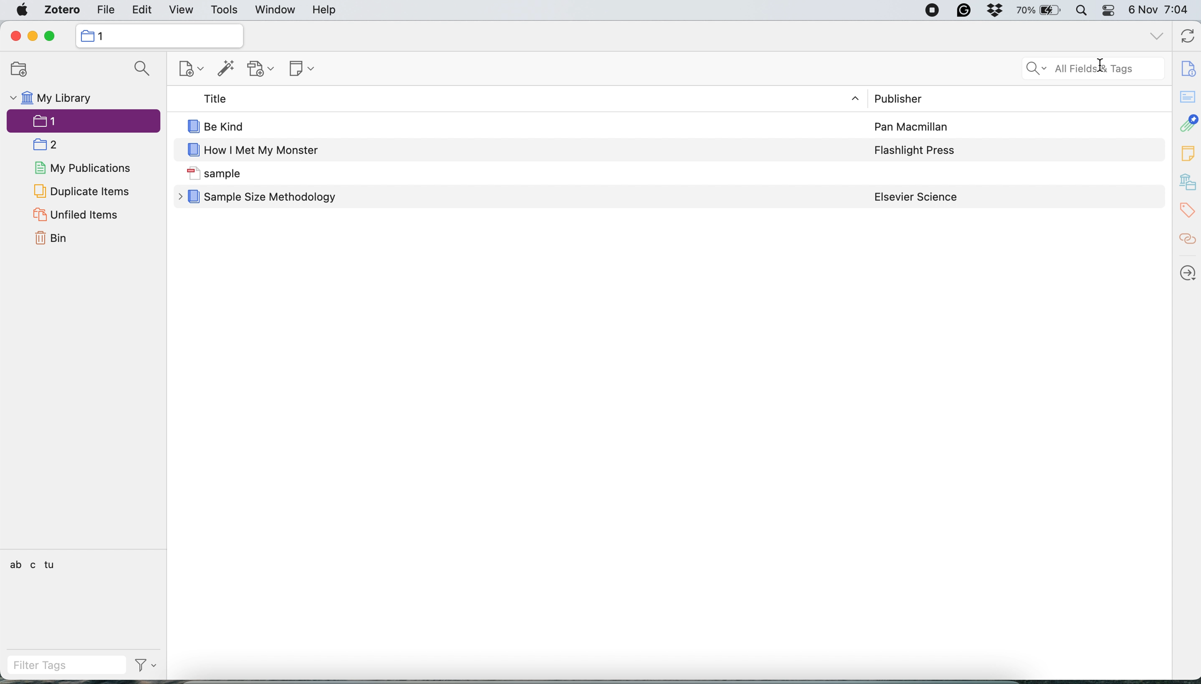 The width and height of the screenshot is (1201, 684). I want to click on edit, so click(142, 10).